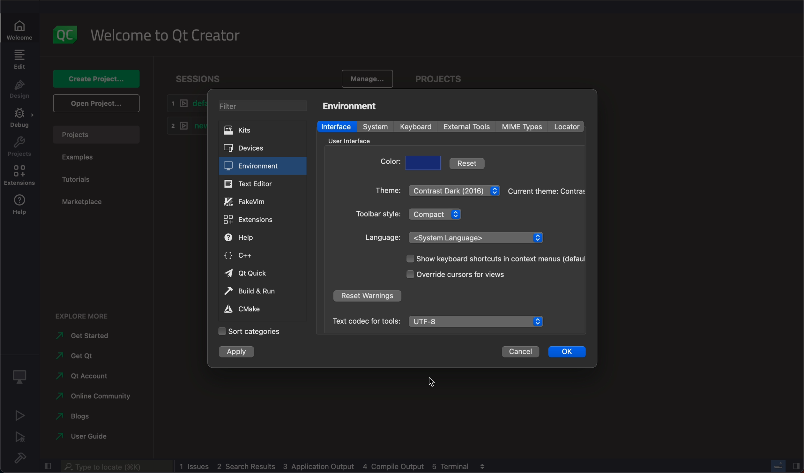 This screenshot has height=473, width=804. I want to click on locator, so click(566, 127).